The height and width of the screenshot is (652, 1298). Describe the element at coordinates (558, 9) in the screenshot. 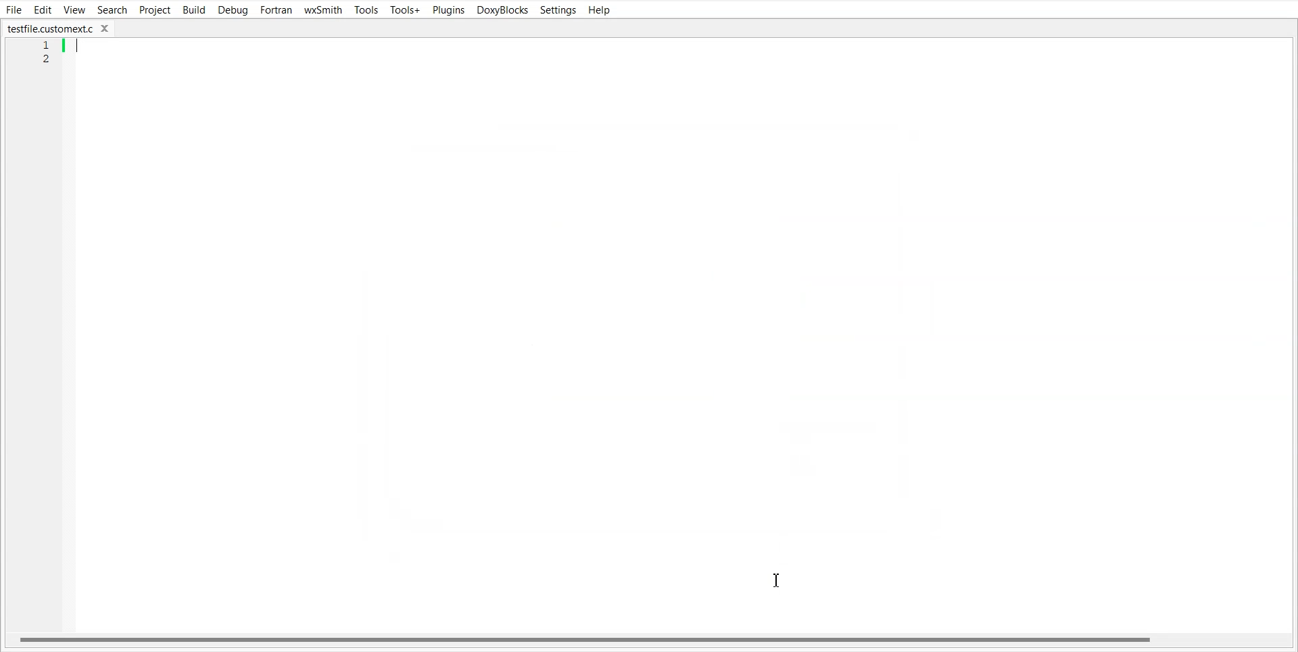

I see `Settings` at that location.